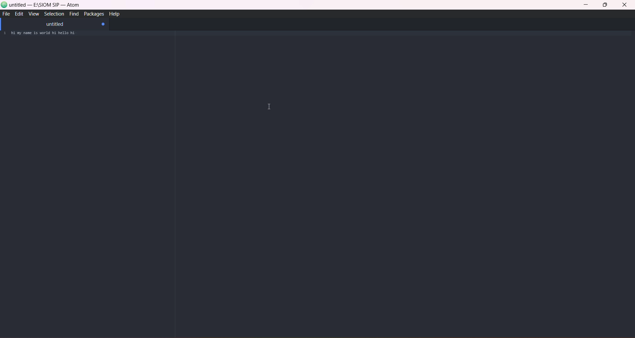 The height and width of the screenshot is (338, 635). What do you see at coordinates (115, 14) in the screenshot?
I see `help` at bounding box center [115, 14].